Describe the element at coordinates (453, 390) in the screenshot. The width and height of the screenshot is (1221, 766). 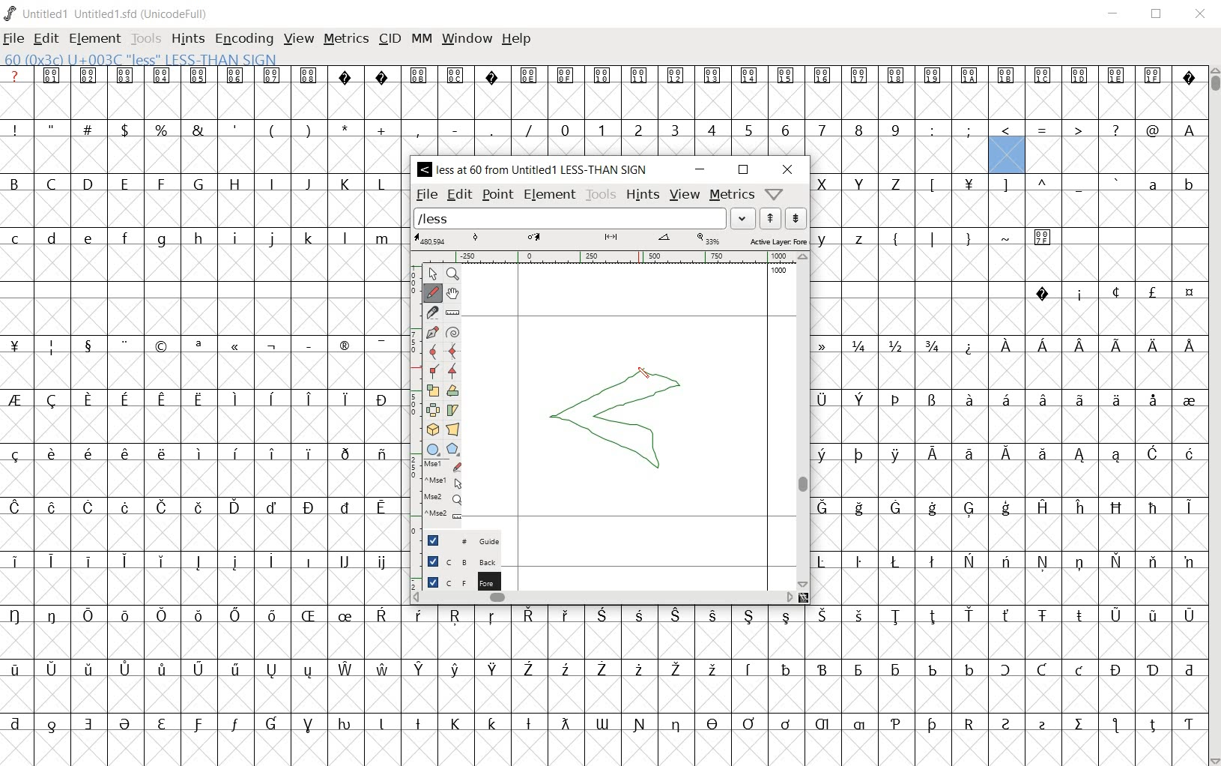
I see `Rotate the selection` at that location.